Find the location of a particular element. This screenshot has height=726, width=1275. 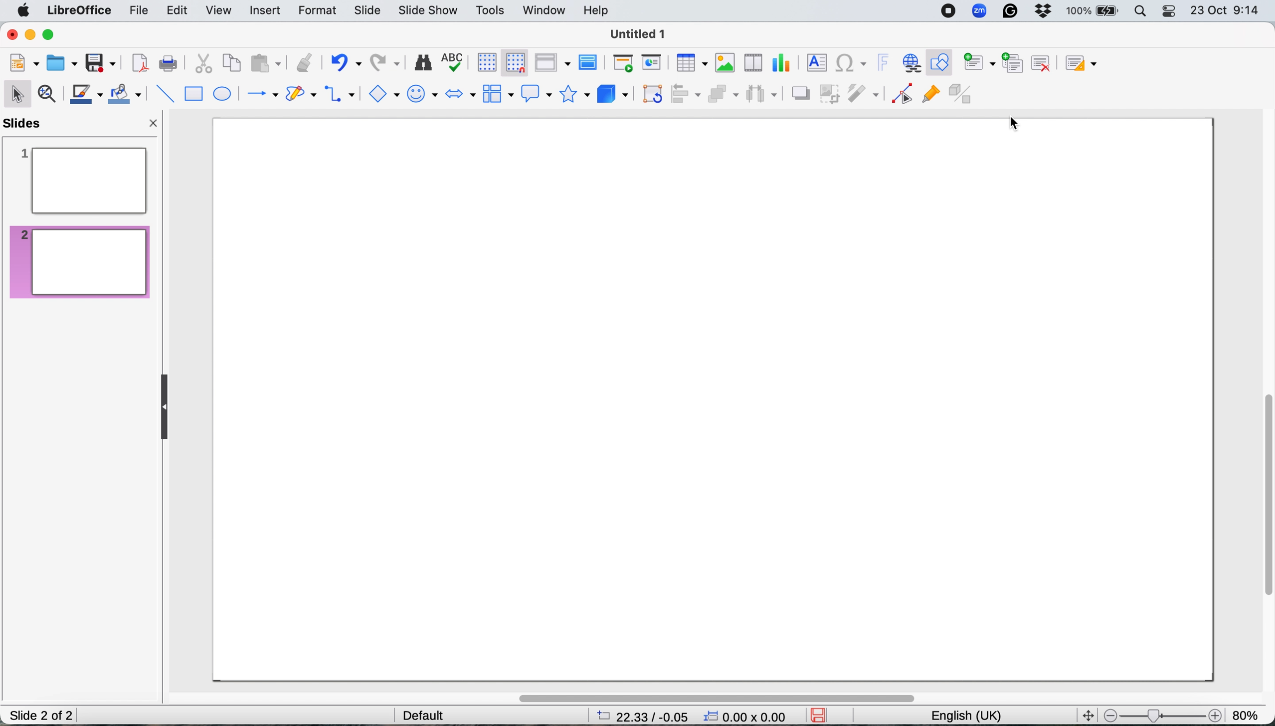

battery is located at coordinates (1093, 12).